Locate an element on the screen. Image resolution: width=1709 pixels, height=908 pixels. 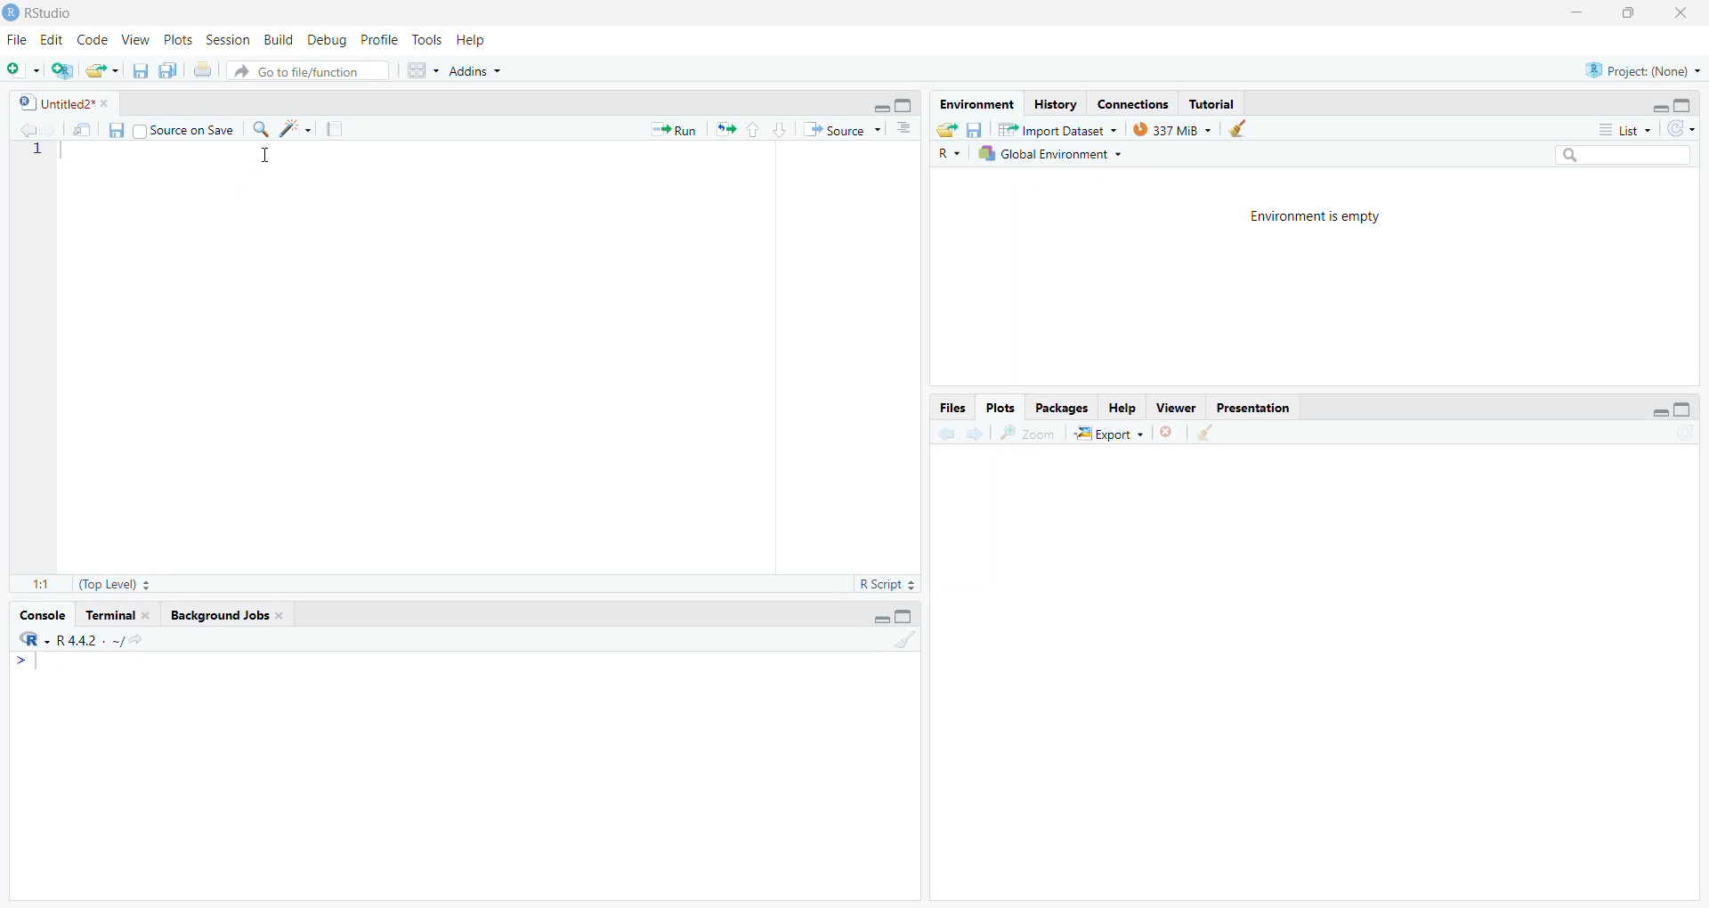
 Import Dataset ~ is located at coordinates (1064, 133).